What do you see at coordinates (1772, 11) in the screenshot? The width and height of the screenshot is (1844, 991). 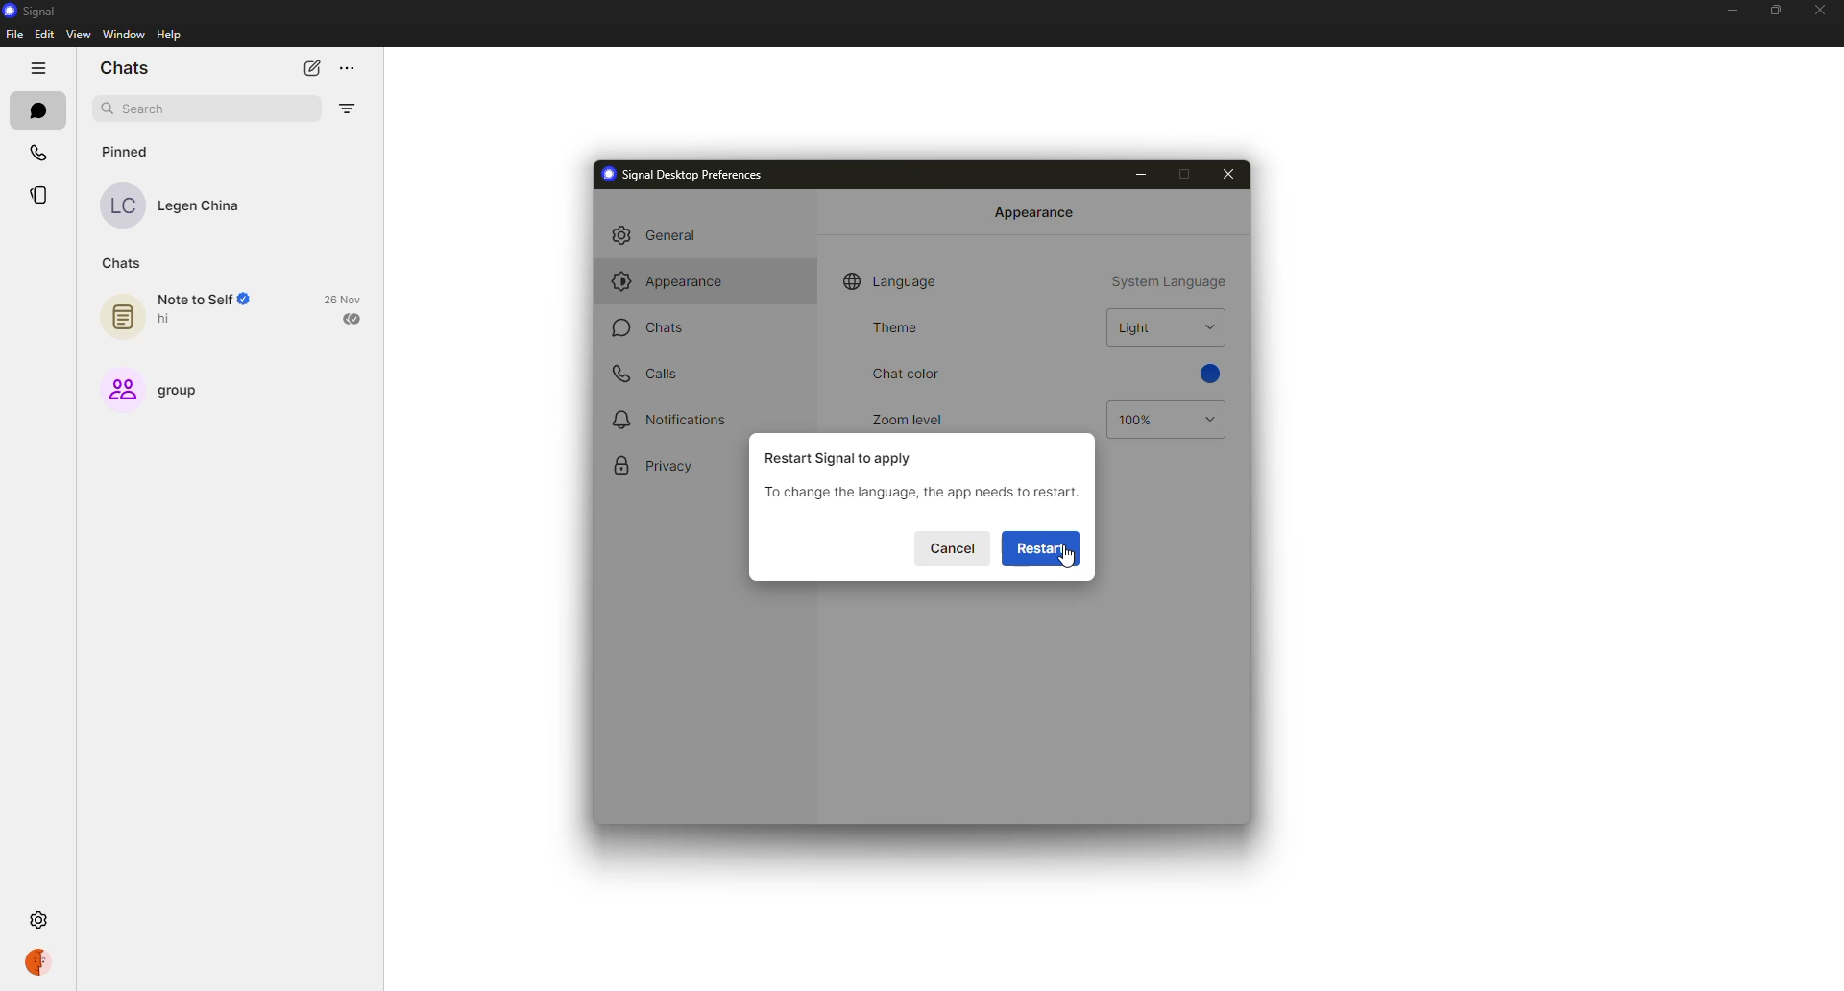 I see `maximize` at bounding box center [1772, 11].